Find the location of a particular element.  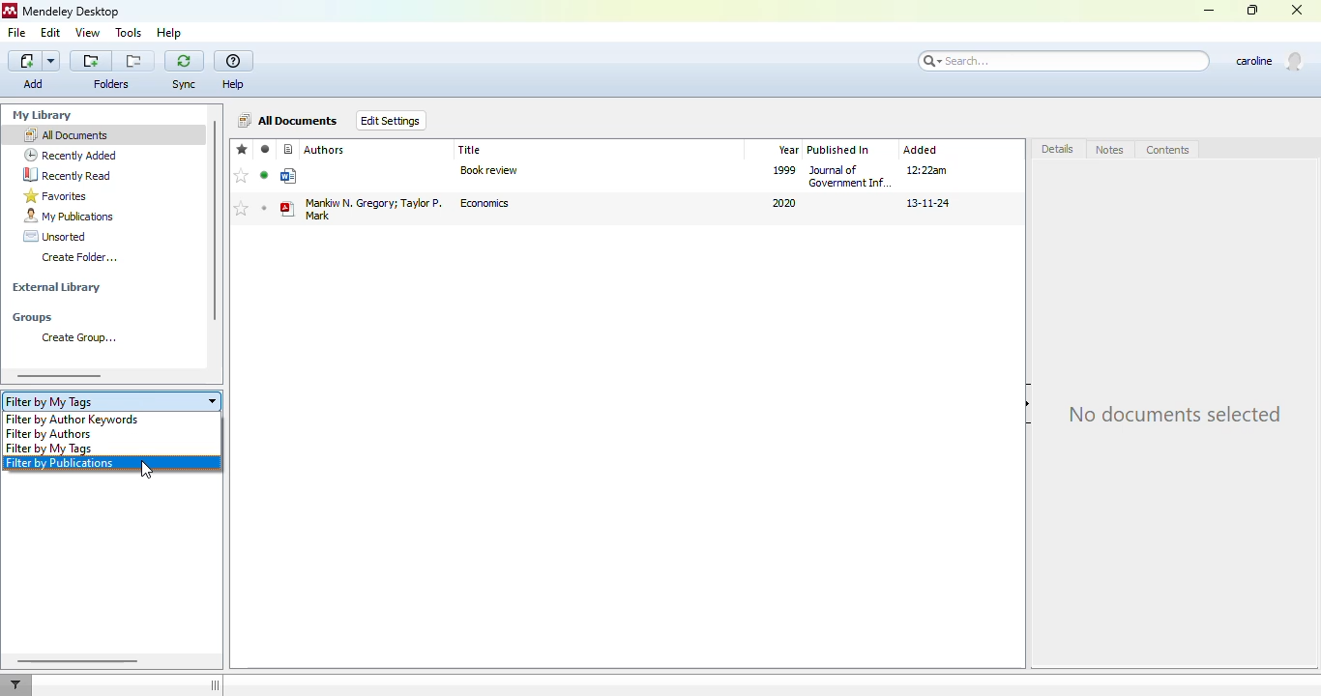

help is located at coordinates (233, 72).